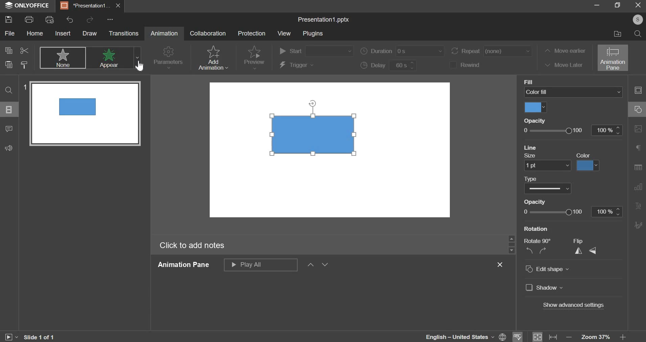 Image resolution: width=646 pixels, height=342 pixels. What do you see at coordinates (544, 288) in the screenshot?
I see `shadow` at bounding box center [544, 288].